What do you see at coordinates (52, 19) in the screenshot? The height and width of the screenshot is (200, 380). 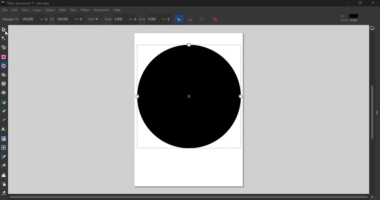 I see `Ry` at bounding box center [52, 19].